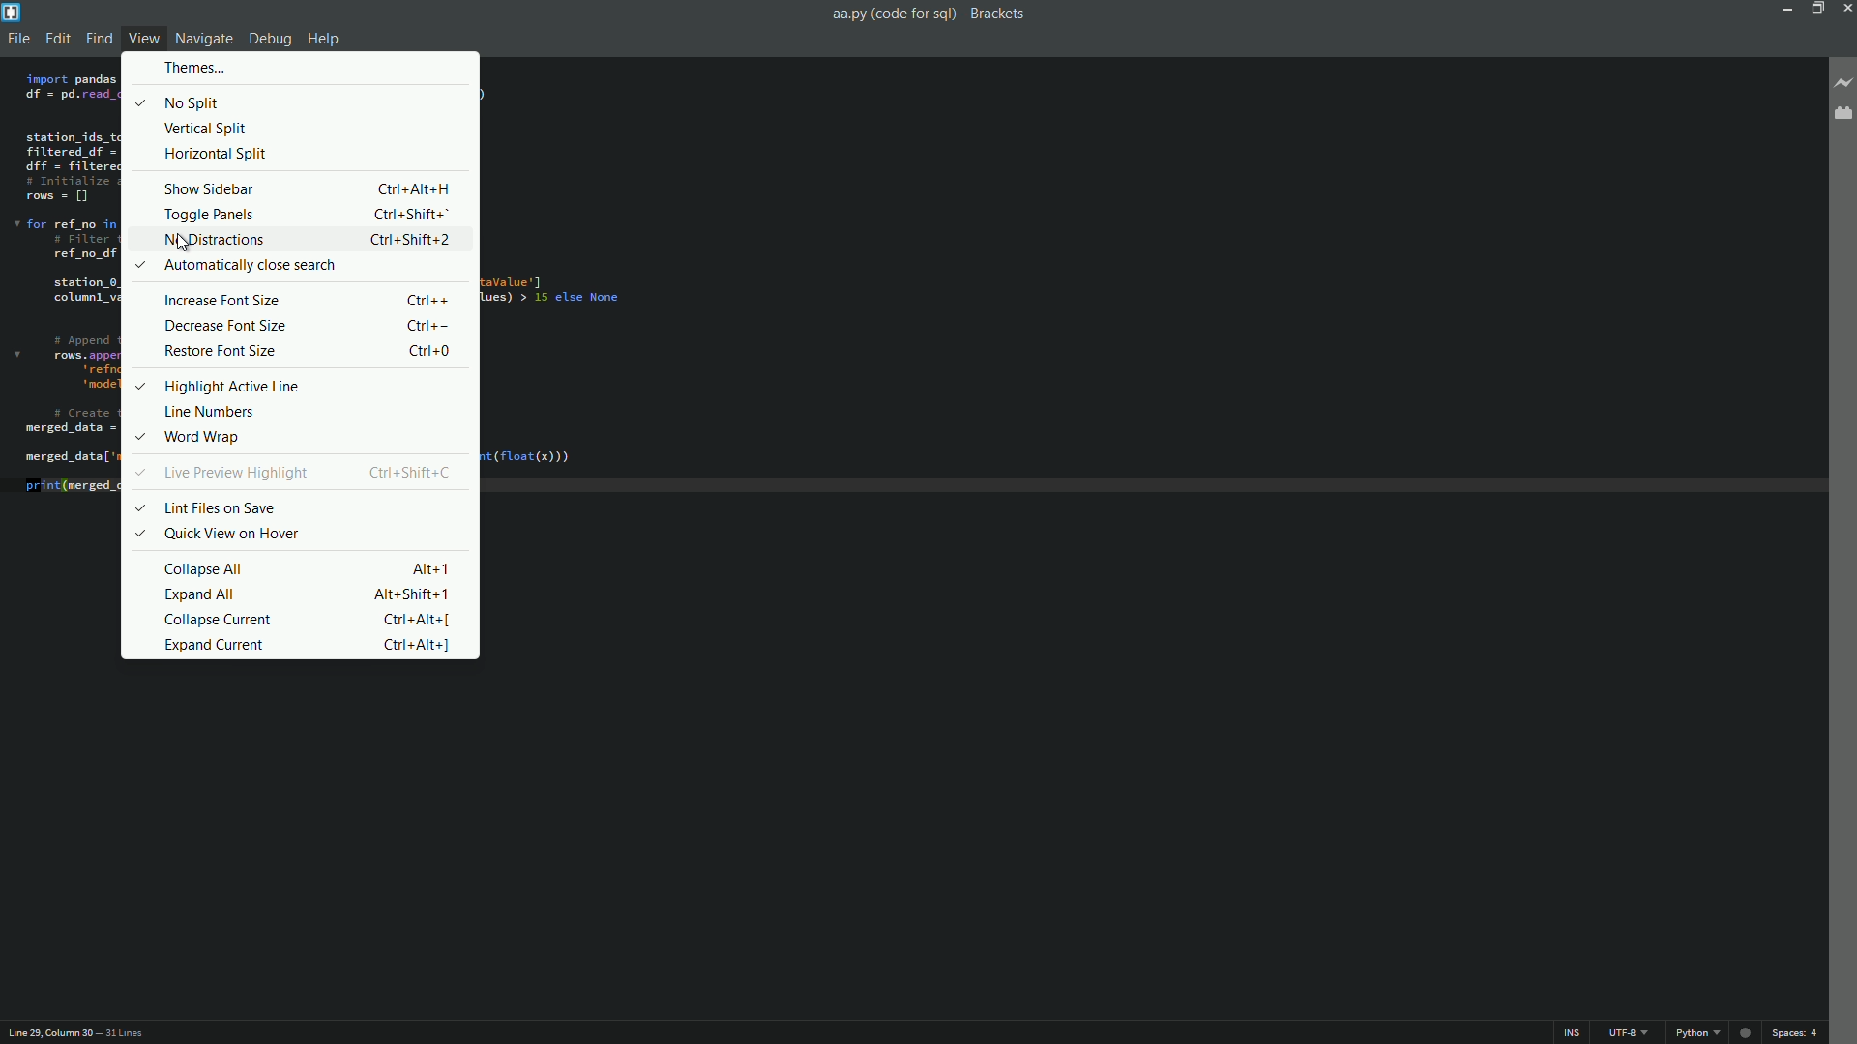 Image resolution: width=1857 pixels, height=1044 pixels. Describe the element at coordinates (1843, 80) in the screenshot. I see `live preview` at that location.